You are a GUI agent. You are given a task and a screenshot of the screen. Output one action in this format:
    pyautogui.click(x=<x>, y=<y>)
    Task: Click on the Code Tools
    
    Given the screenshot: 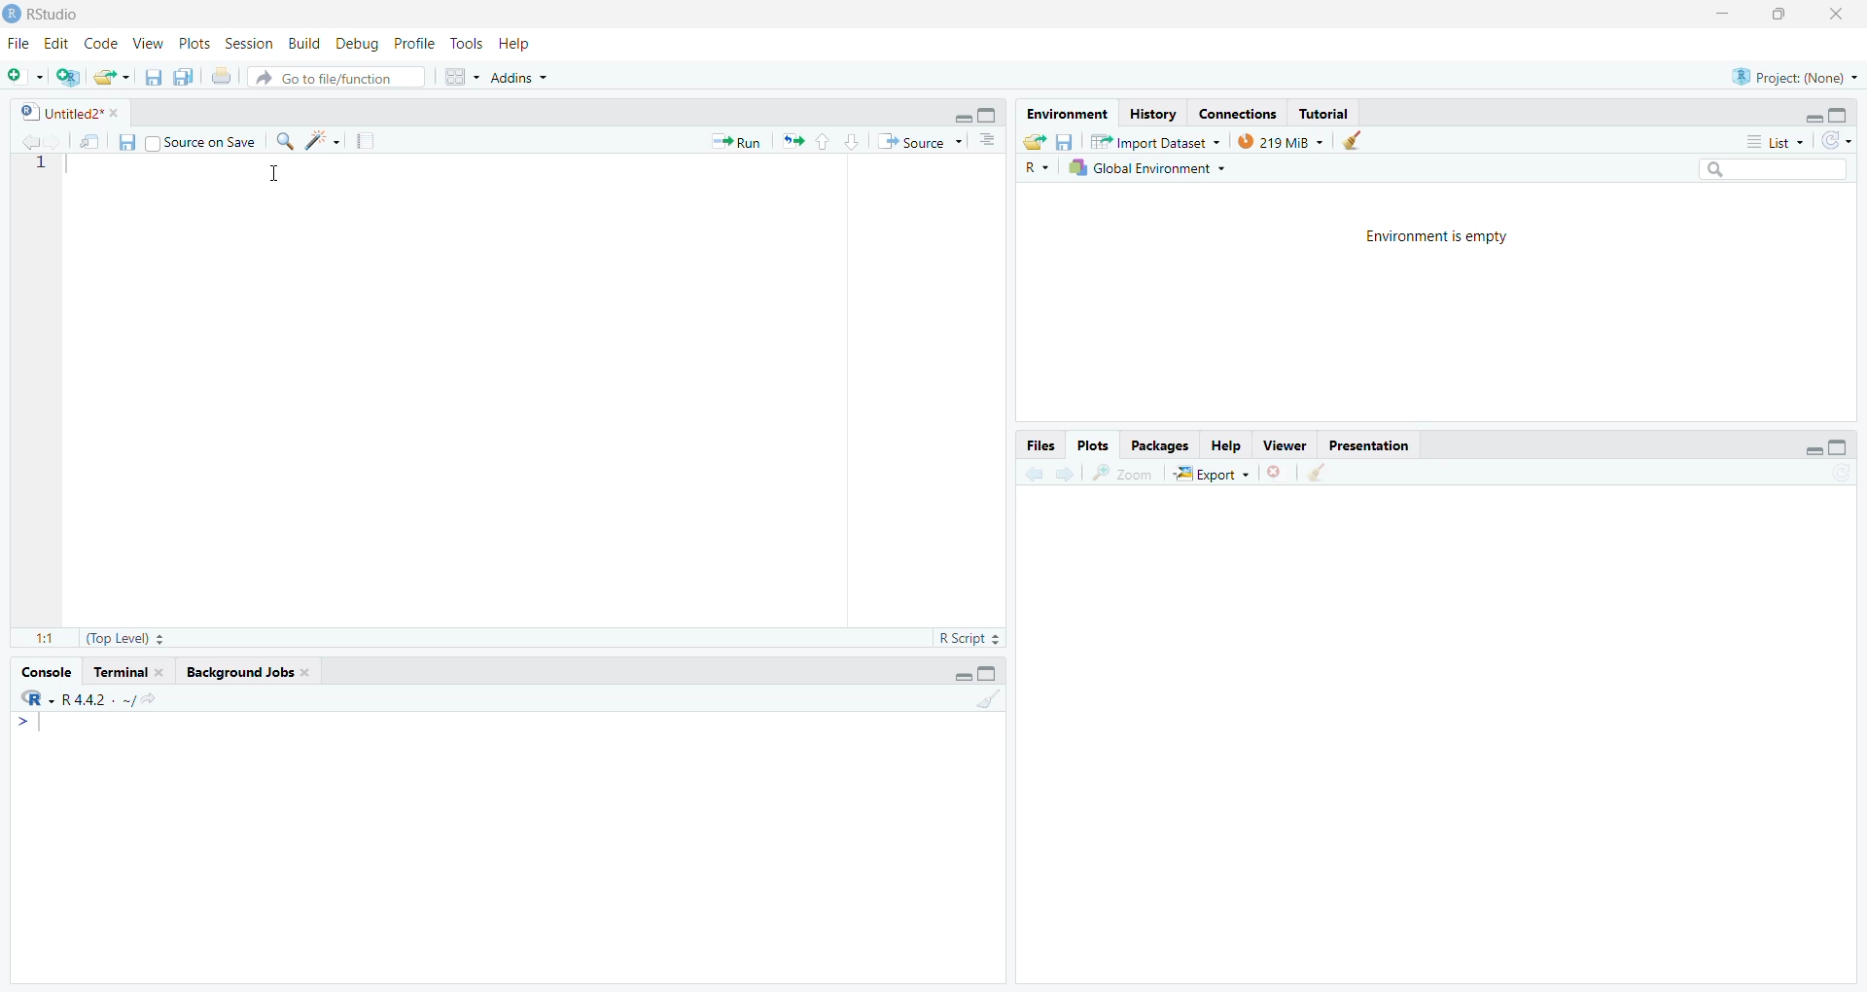 What is the action you would take?
    pyautogui.click(x=323, y=140)
    